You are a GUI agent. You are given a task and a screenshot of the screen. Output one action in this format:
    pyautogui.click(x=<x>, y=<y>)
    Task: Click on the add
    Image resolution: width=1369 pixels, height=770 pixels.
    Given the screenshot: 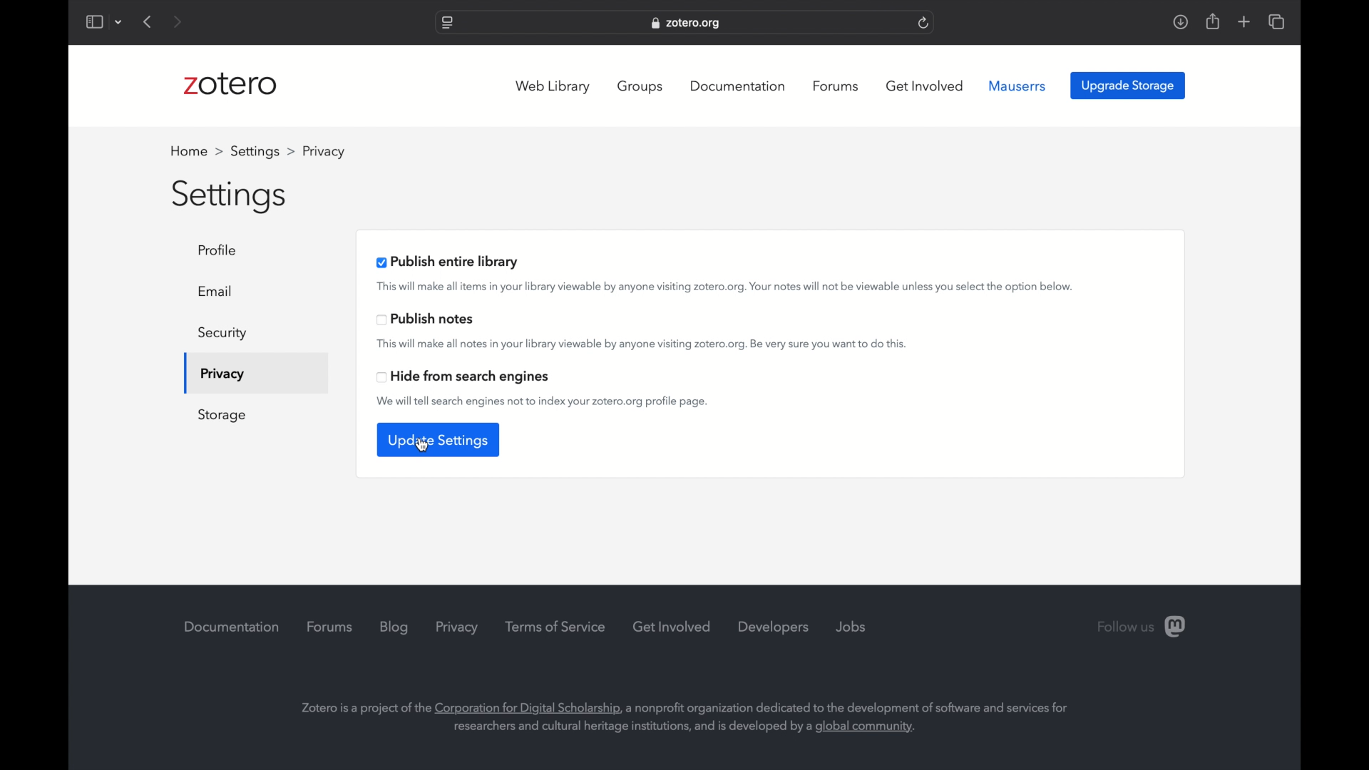 What is the action you would take?
    pyautogui.click(x=1245, y=21)
    